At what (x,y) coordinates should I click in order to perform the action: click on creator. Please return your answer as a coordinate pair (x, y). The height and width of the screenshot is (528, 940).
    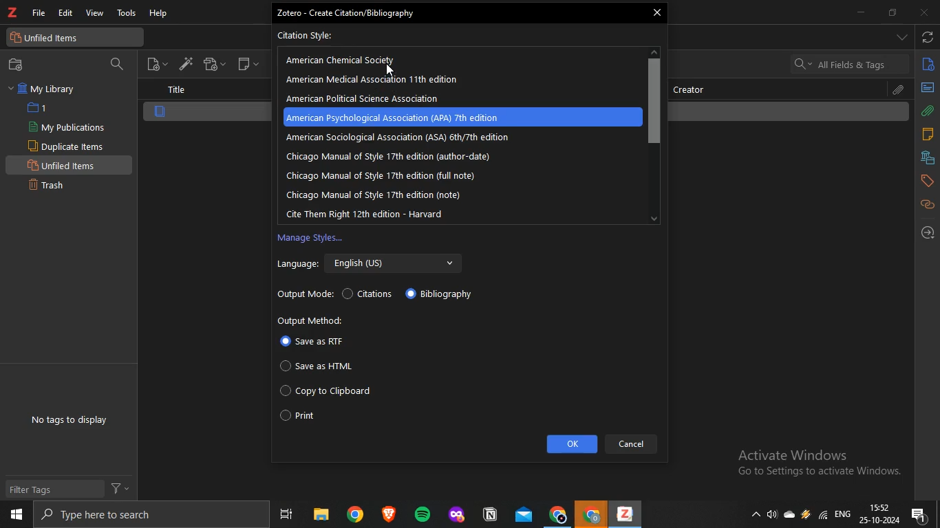
    Looking at the image, I should click on (694, 89).